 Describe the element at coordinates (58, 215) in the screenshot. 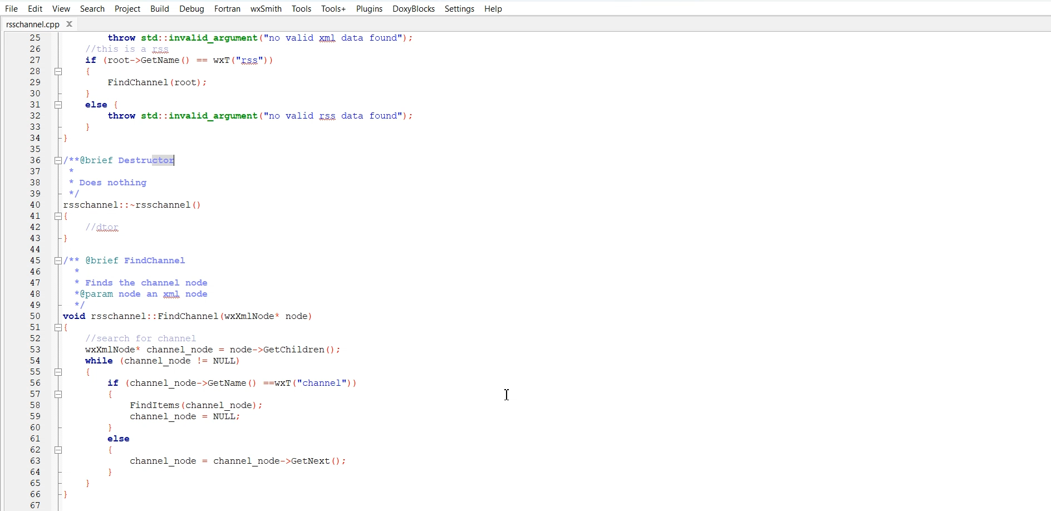

I see `Collapse` at that location.